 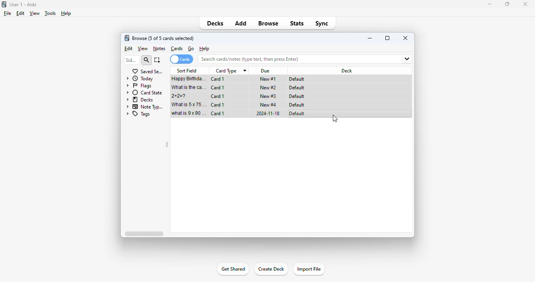 What do you see at coordinates (21, 13) in the screenshot?
I see `edit` at bounding box center [21, 13].